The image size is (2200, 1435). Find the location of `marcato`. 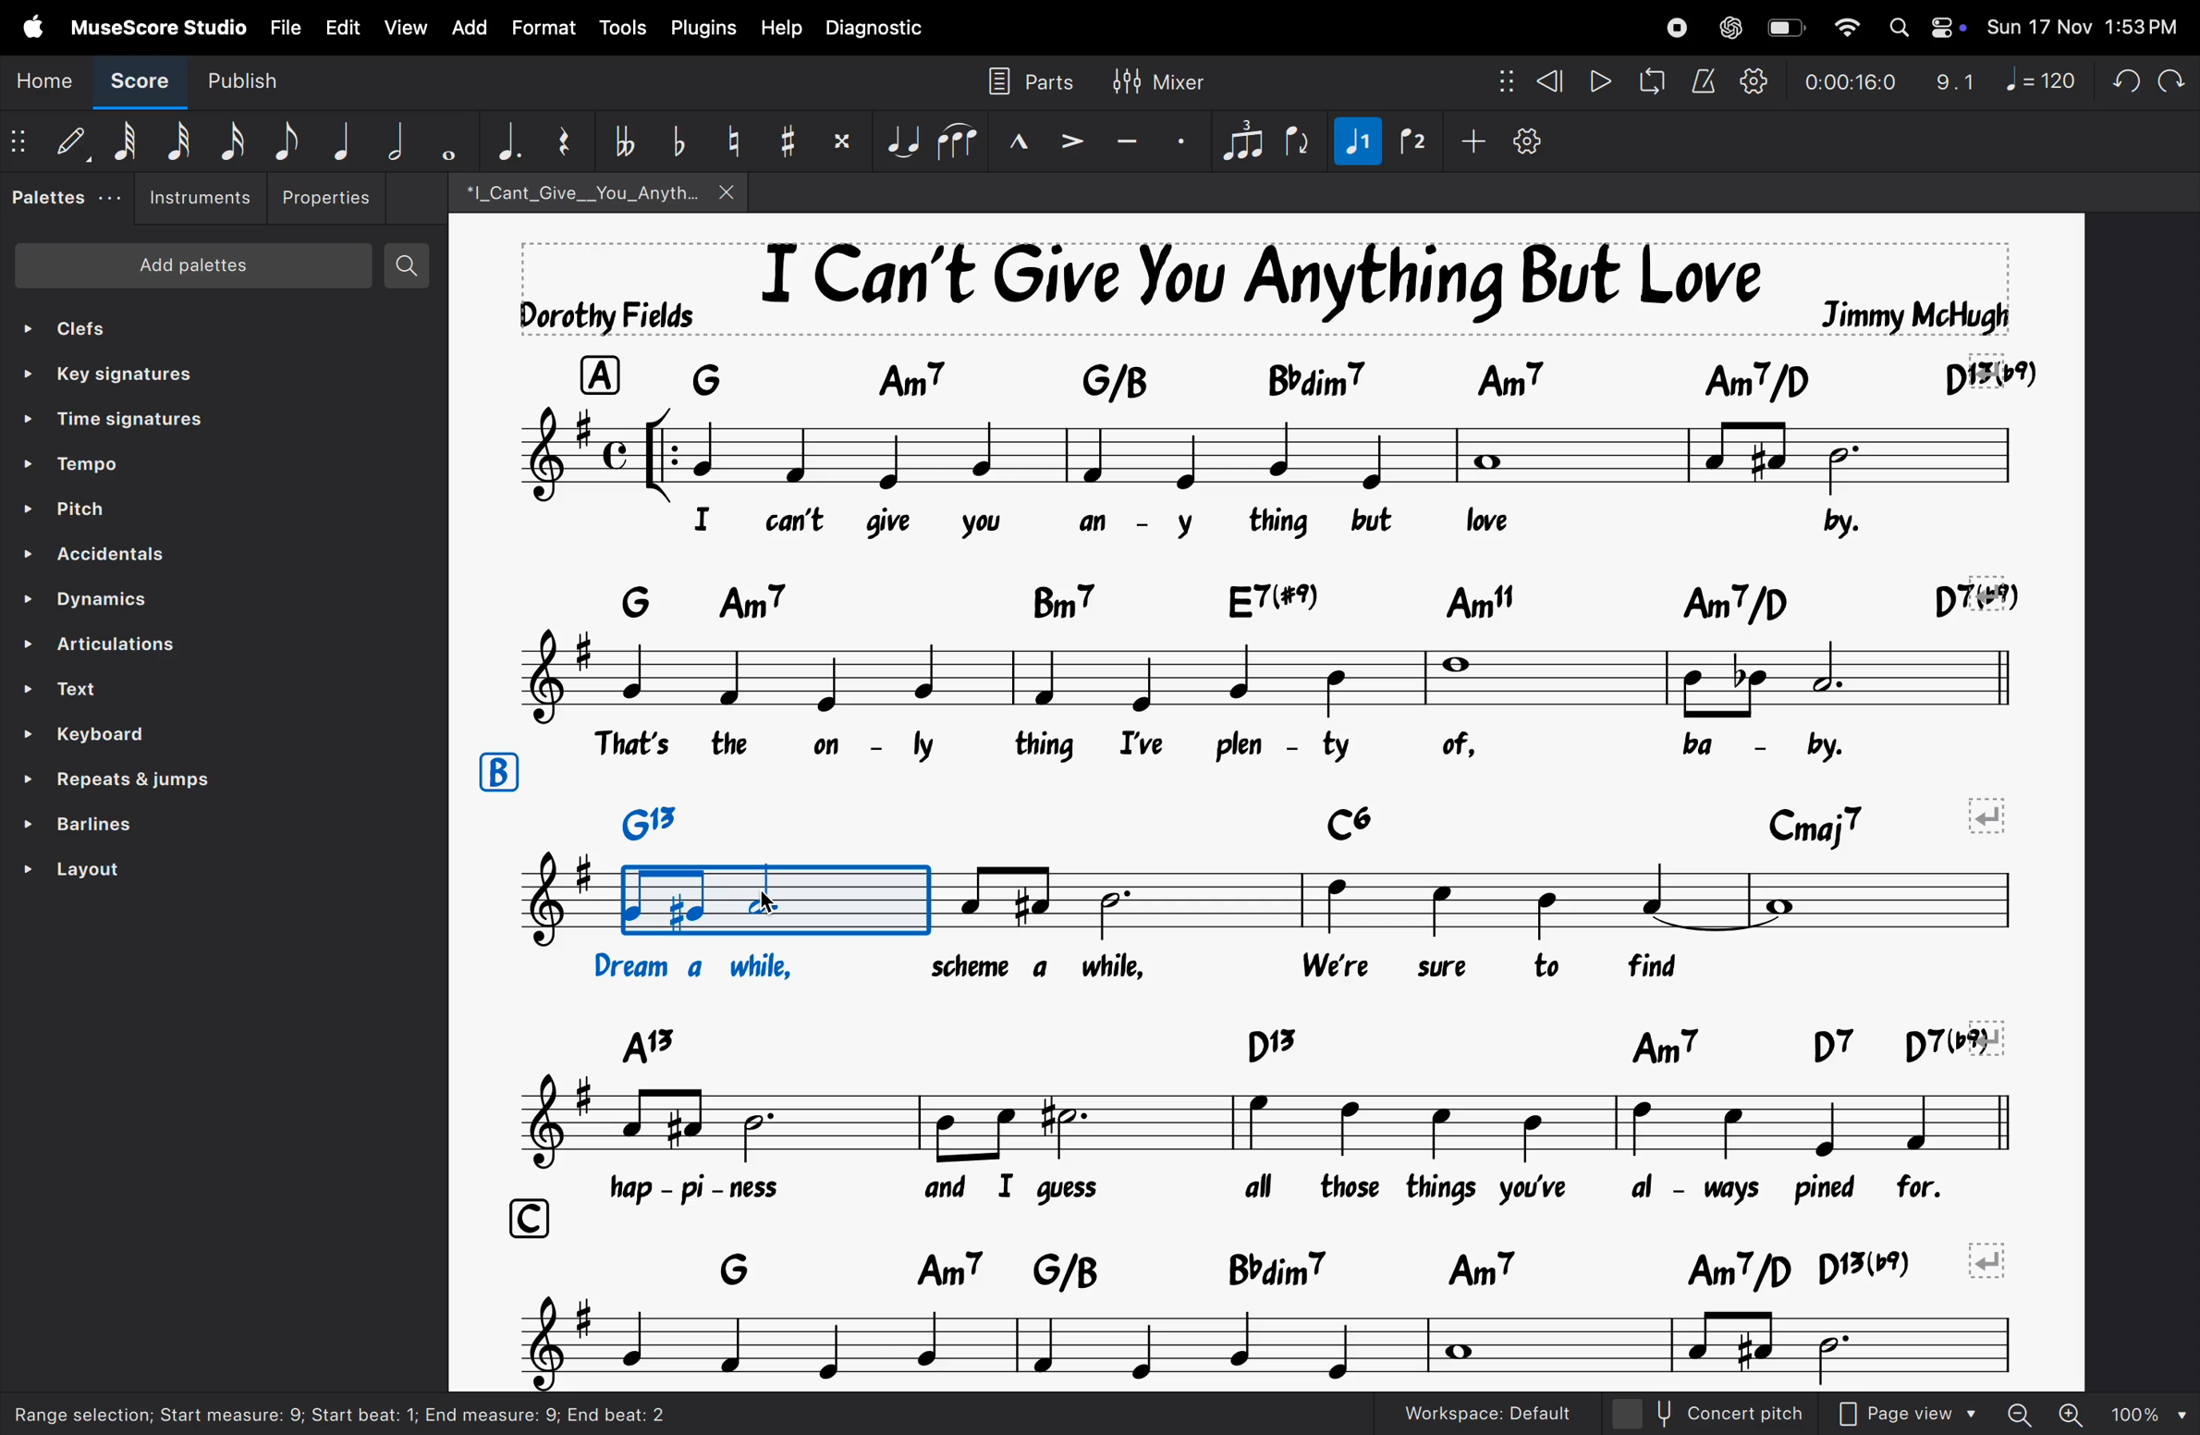

marcato is located at coordinates (1023, 142).